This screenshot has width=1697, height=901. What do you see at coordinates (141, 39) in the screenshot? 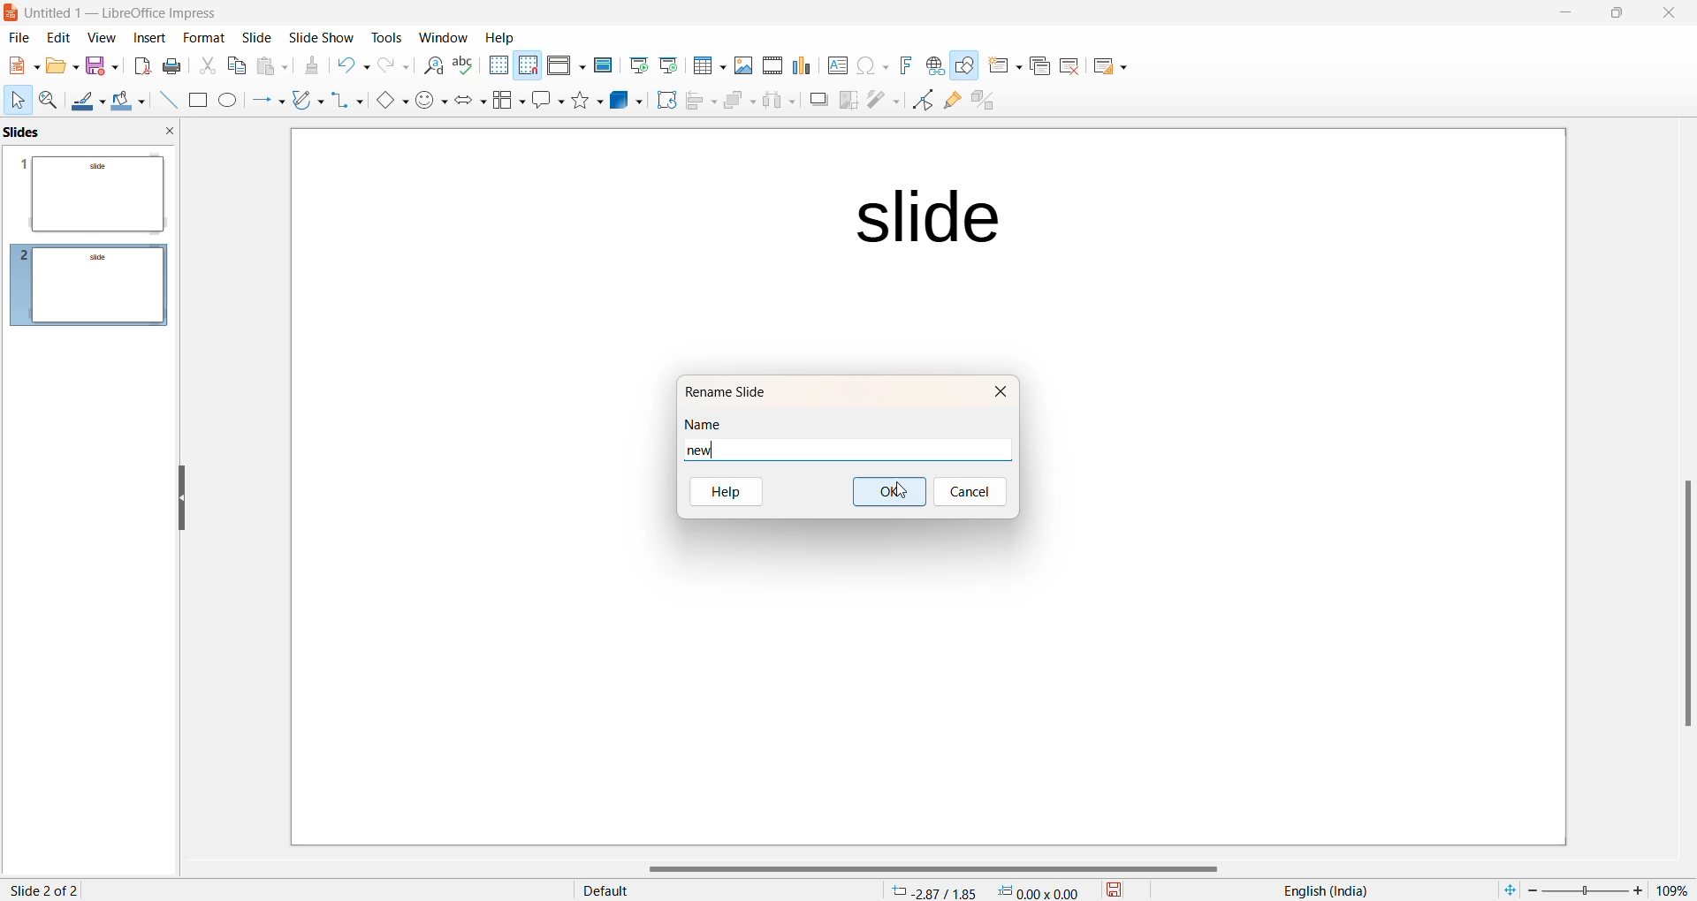
I see `insert` at bounding box center [141, 39].